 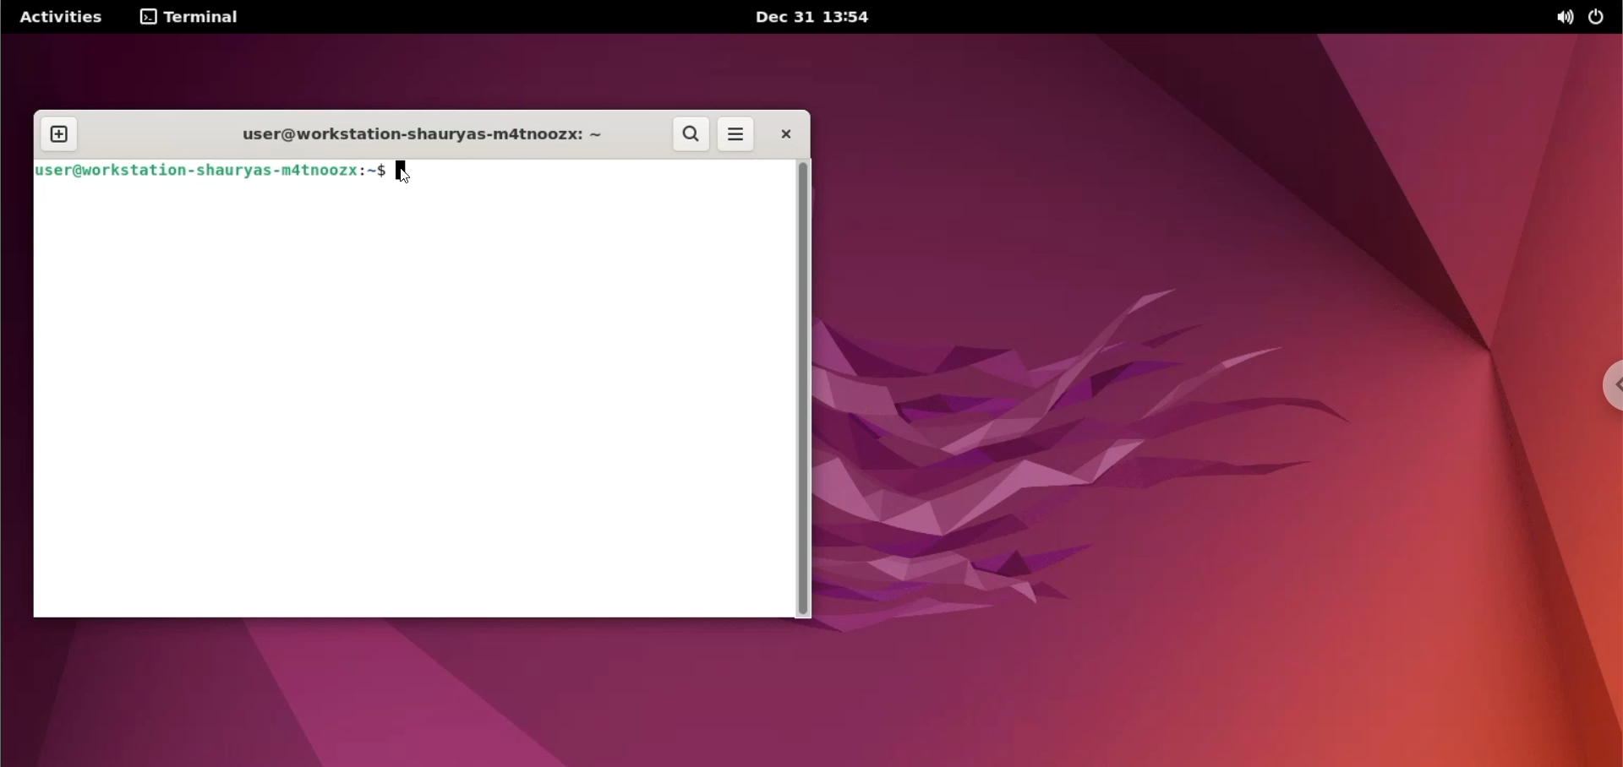 What do you see at coordinates (60, 15) in the screenshot?
I see `Activities` at bounding box center [60, 15].